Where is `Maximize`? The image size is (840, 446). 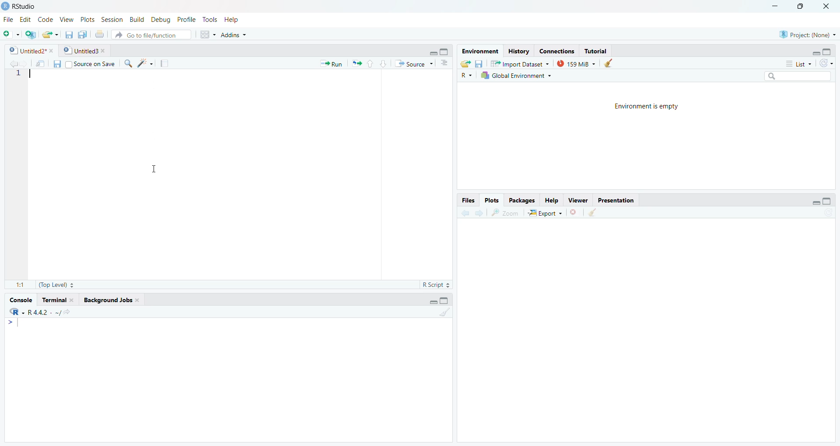 Maximize is located at coordinates (444, 300).